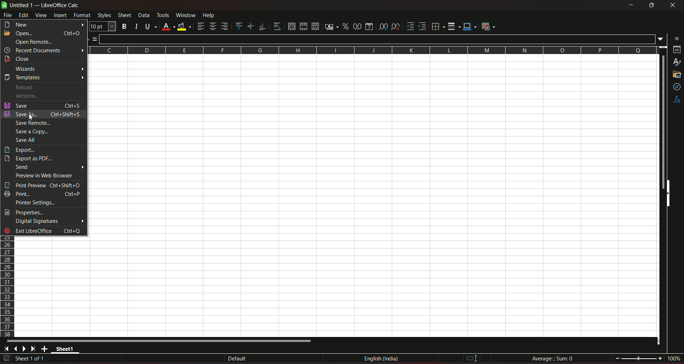 This screenshot has height=364, width=684. What do you see at coordinates (46, 6) in the screenshot?
I see `untitled 1- libreoffice calc` at bounding box center [46, 6].